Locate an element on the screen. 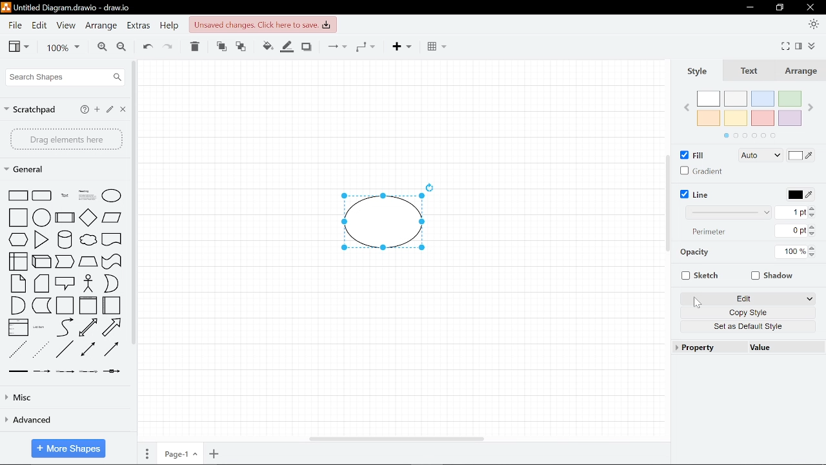  edit  is located at coordinates (110, 108).